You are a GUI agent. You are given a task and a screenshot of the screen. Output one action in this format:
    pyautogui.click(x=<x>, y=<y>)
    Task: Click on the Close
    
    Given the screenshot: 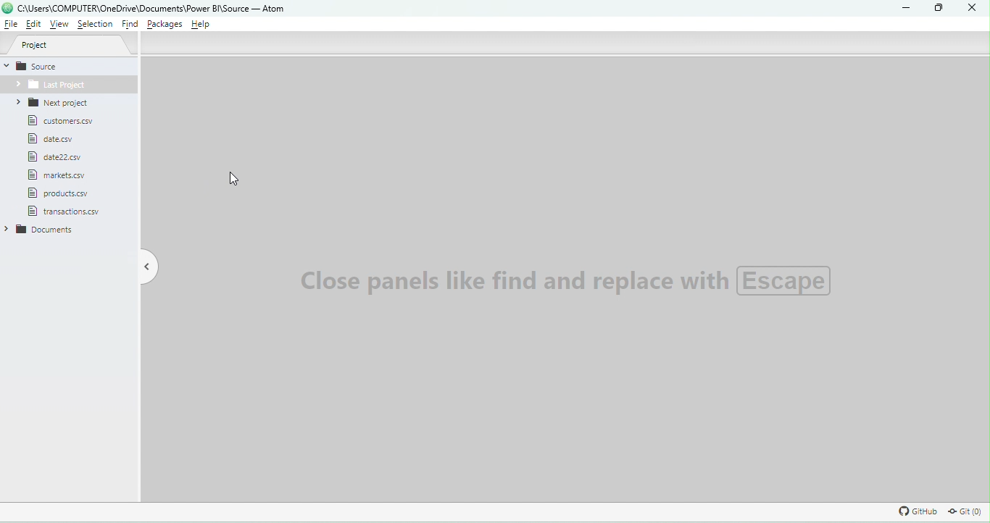 What is the action you would take?
    pyautogui.click(x=973, y=11)
    